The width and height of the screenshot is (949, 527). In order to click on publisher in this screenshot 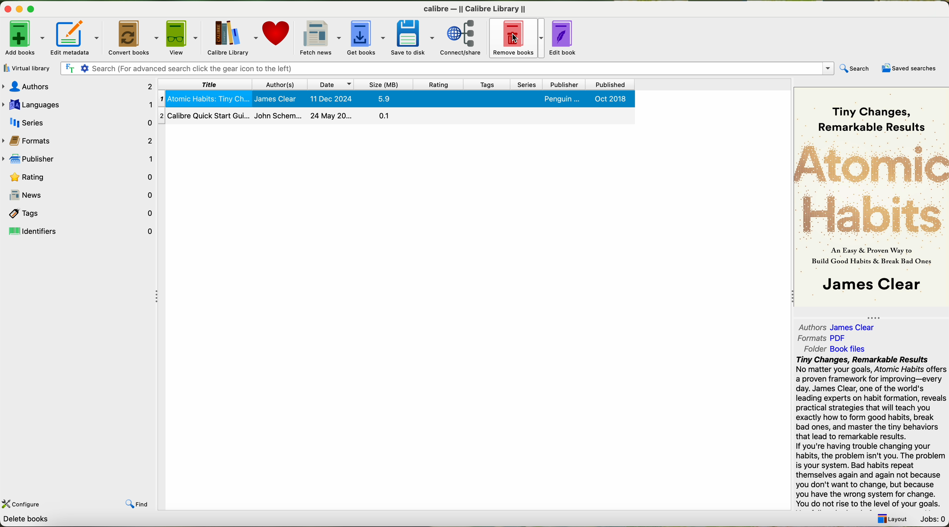, I will do `click(565, 84)`.